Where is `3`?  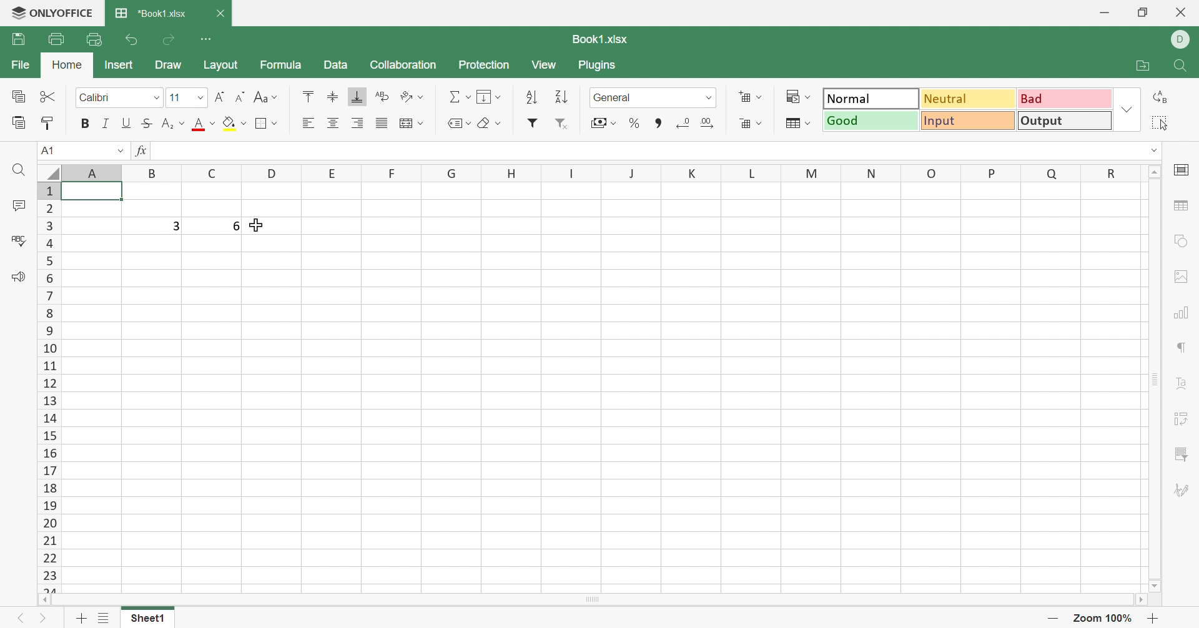
3 is located at coordinates (177, 225).